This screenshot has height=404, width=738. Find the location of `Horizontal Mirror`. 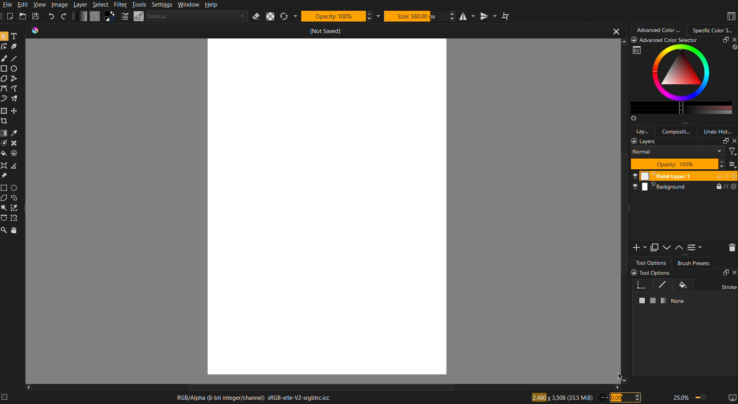

Horizontal Mirror is located at coordinates (468, 17).